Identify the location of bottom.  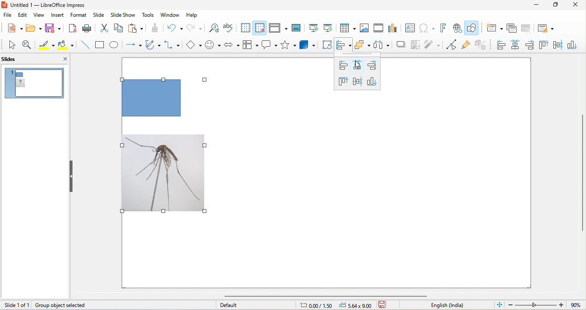
(574, 47).